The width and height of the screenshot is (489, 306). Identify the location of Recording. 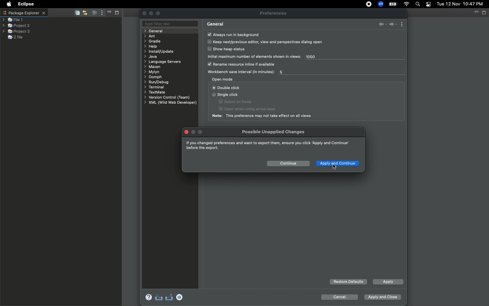
(369, 5).